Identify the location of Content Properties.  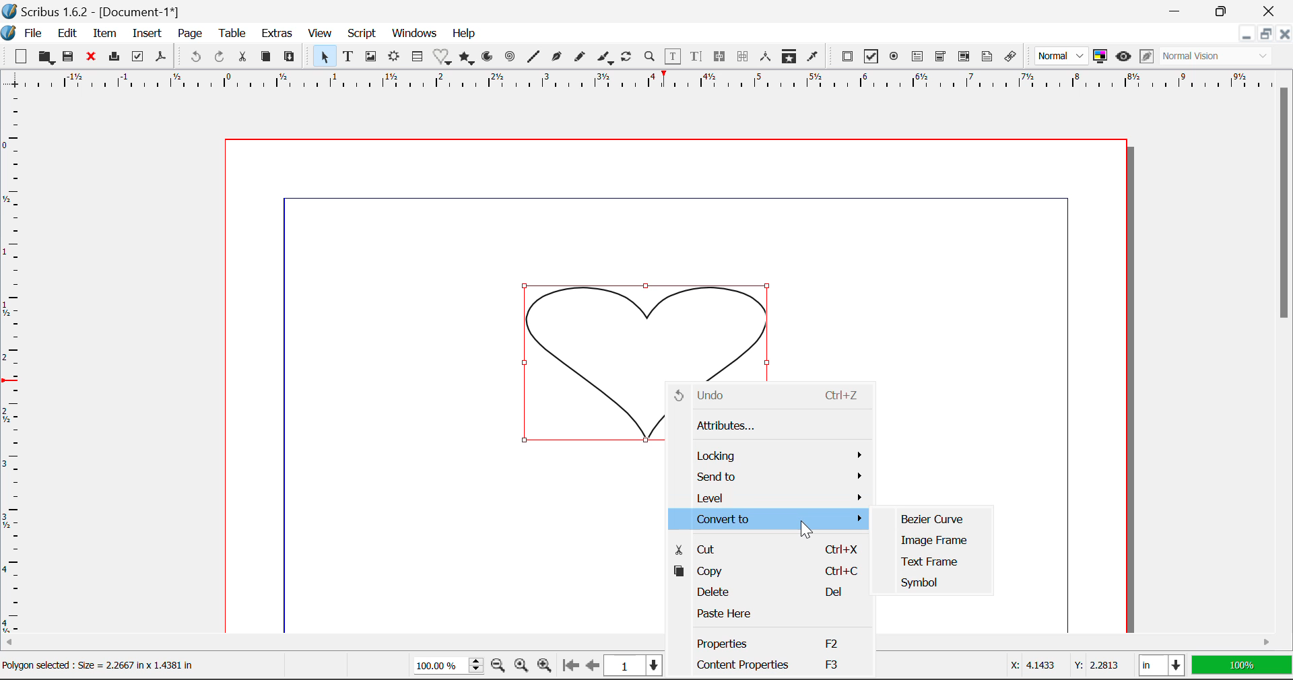
(768, 665).